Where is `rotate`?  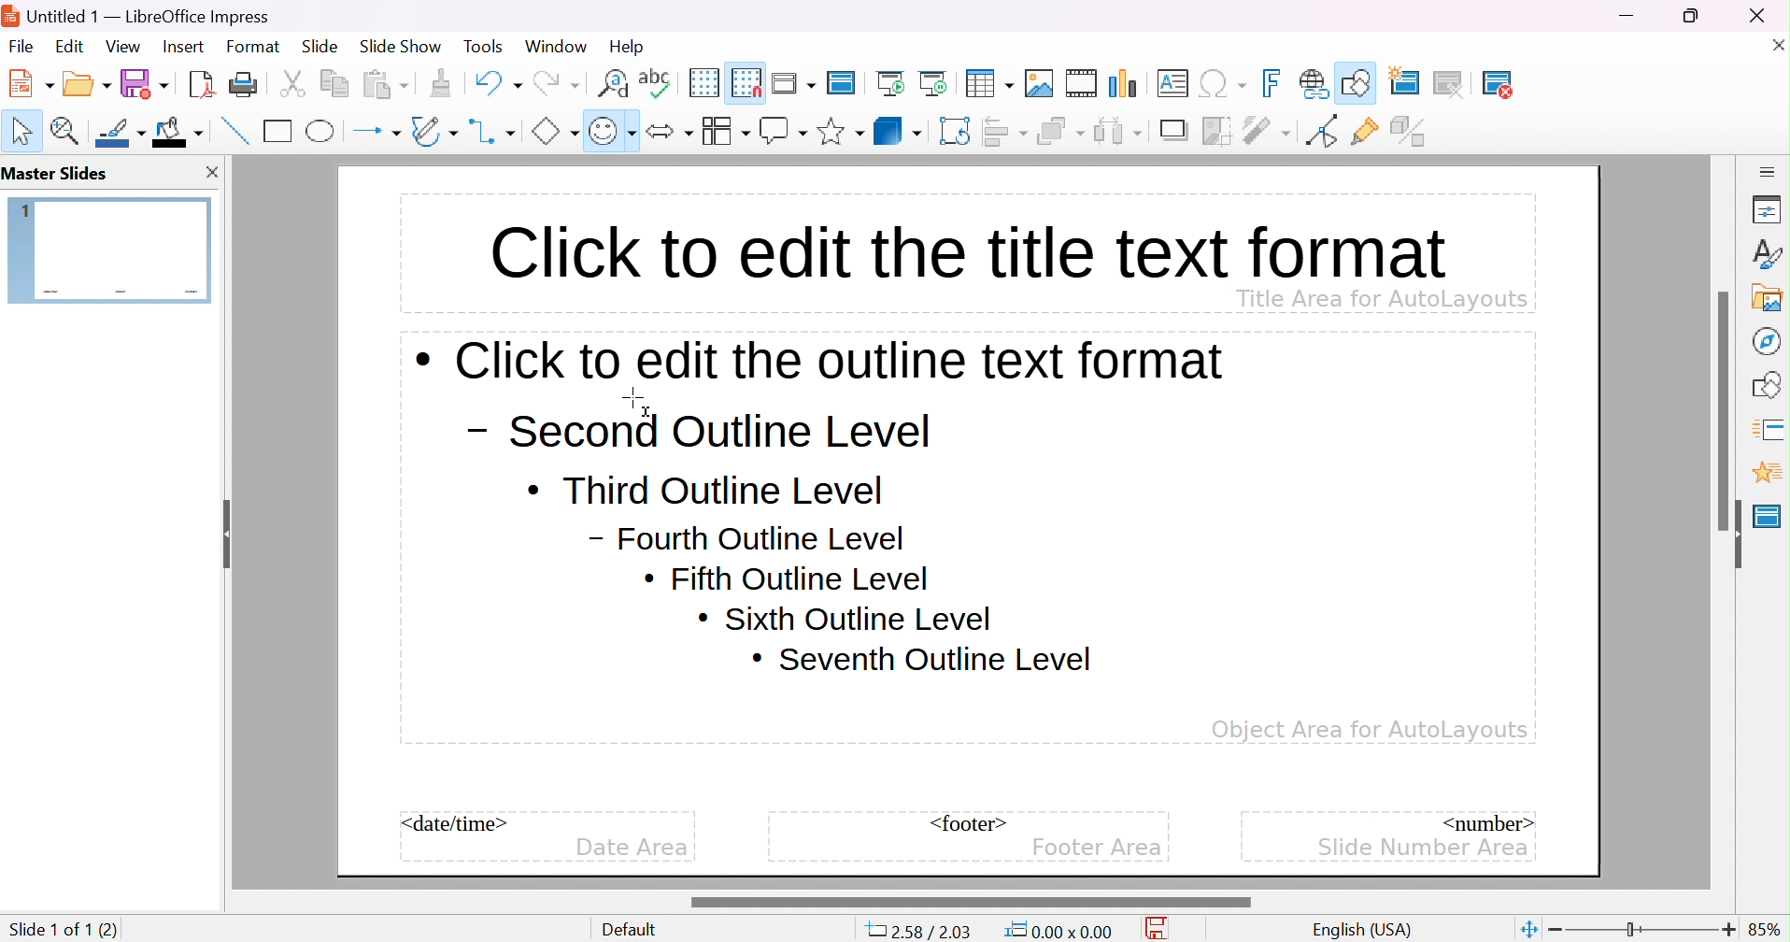 rotate is located at coordinates (957, 131).